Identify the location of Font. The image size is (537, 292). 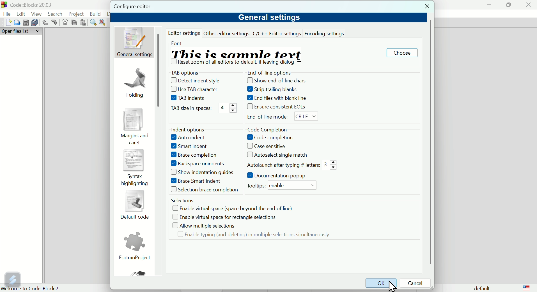
(176, 42).